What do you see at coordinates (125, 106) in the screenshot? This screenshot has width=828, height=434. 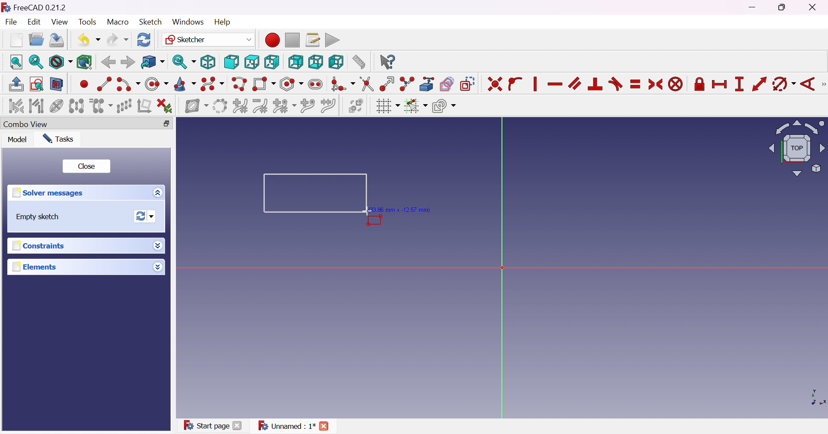 I see `Rectangular array` at bounding box center [125, 106].